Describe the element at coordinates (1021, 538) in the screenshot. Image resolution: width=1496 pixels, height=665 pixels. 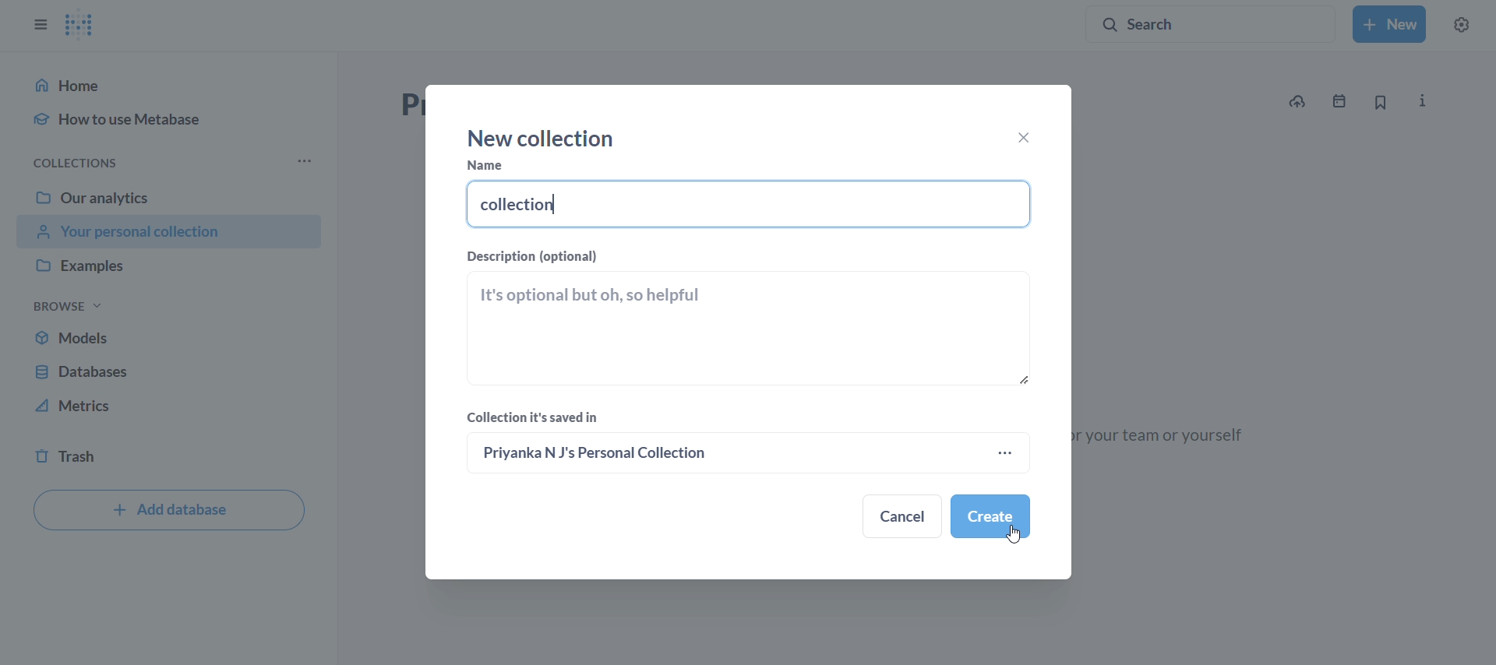
I see `CURSOR` at that location.